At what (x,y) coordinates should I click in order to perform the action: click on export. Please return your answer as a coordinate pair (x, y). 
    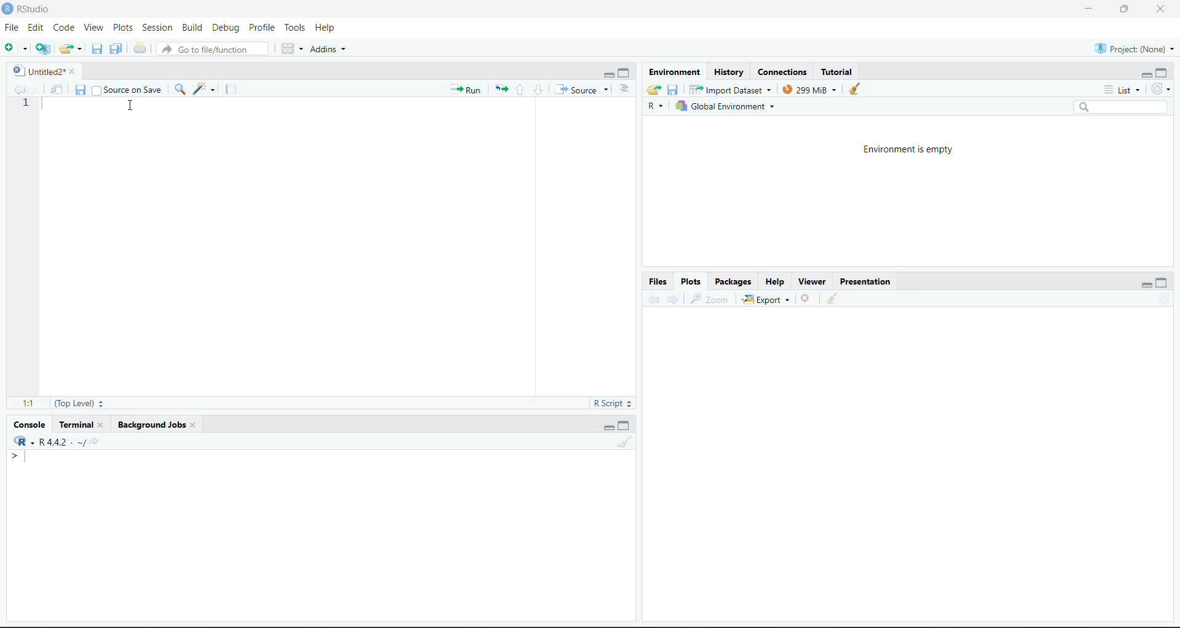
    Looking at the image, I should click on (767, 299).